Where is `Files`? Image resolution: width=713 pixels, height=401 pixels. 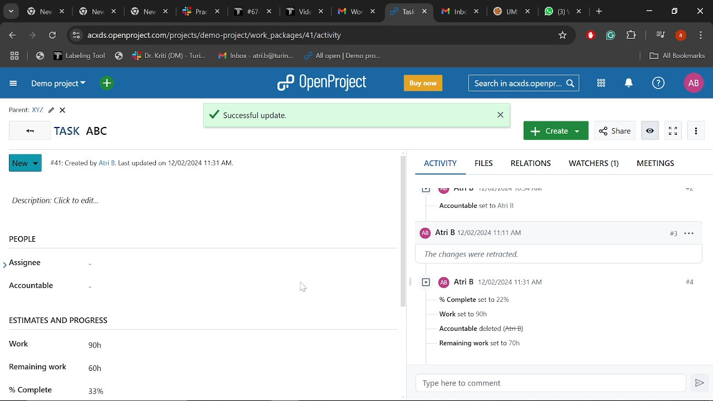 Files is located at coordinates (485, 164).